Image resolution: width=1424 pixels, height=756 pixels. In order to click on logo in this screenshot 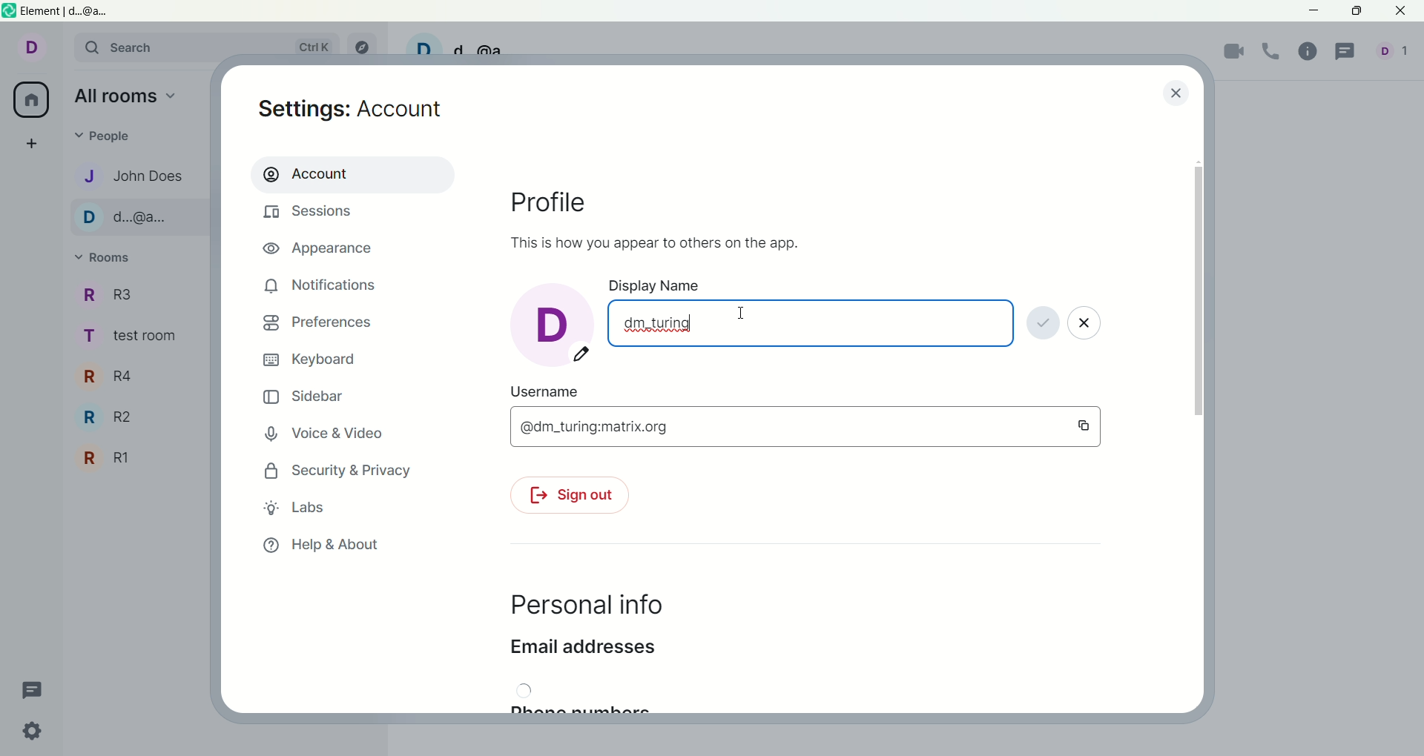, I will do `click(10, 13)`.